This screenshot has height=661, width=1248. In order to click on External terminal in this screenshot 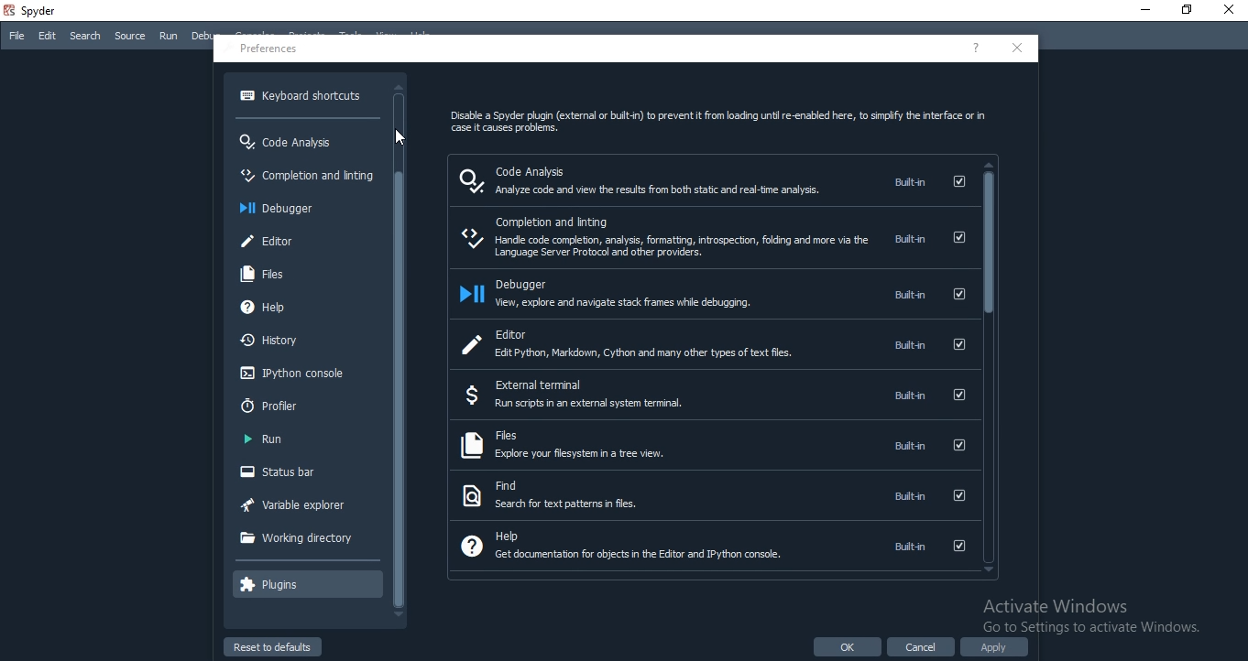, I will do `click(548, 385)`.